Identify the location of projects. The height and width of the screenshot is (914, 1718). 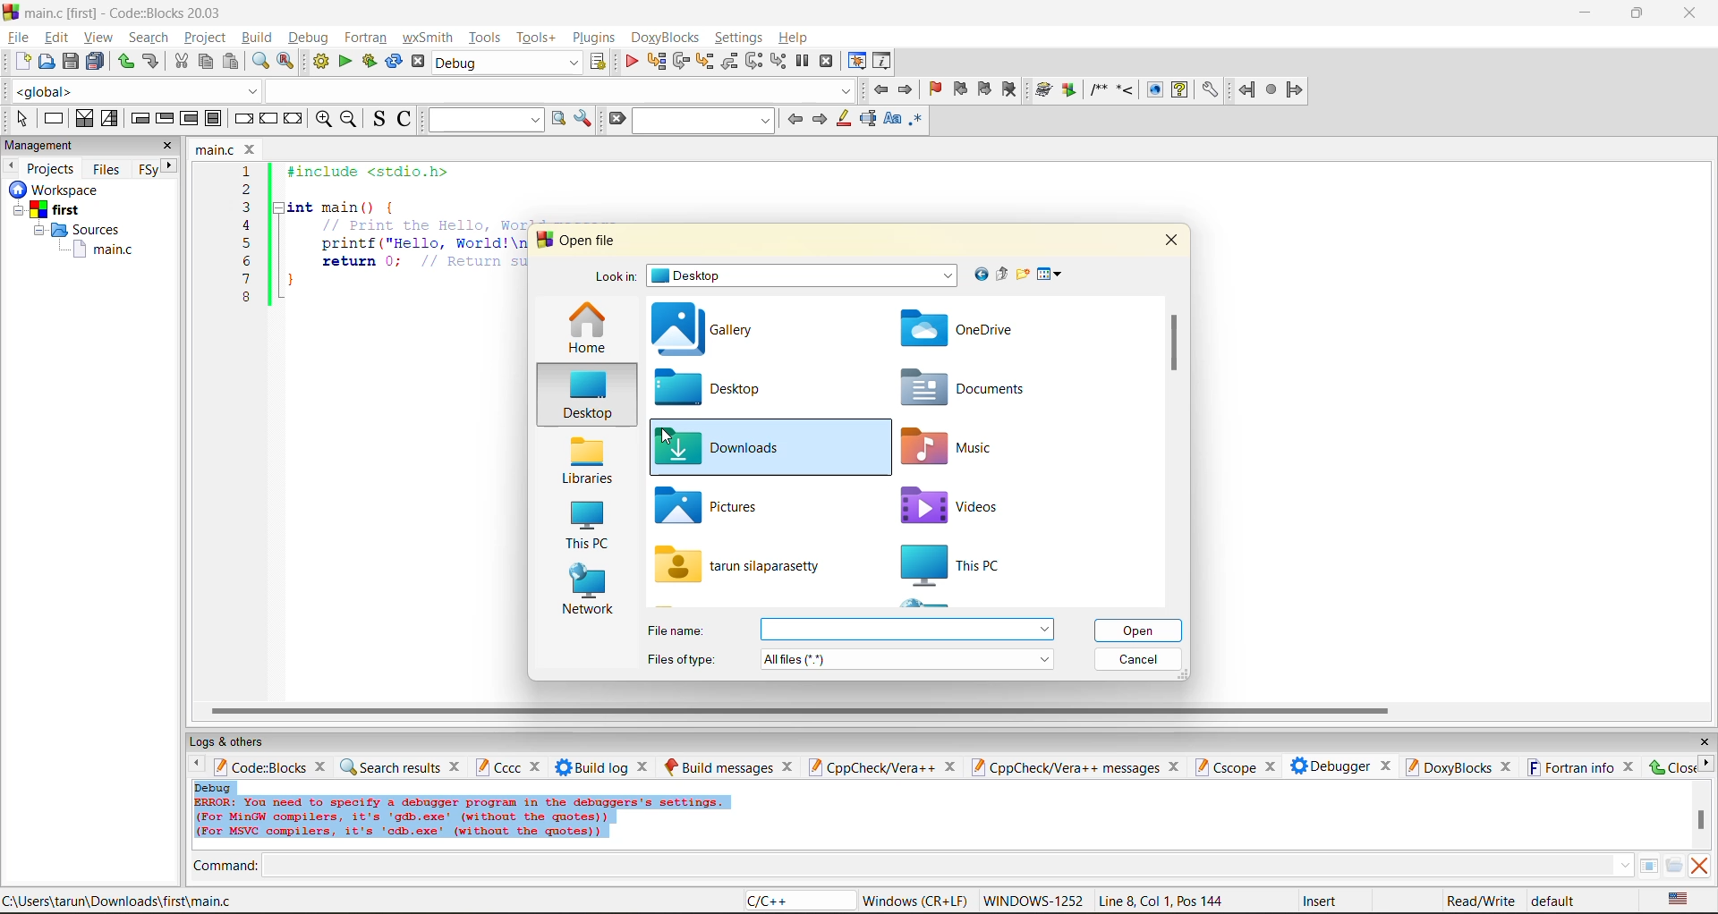
(52, 168).